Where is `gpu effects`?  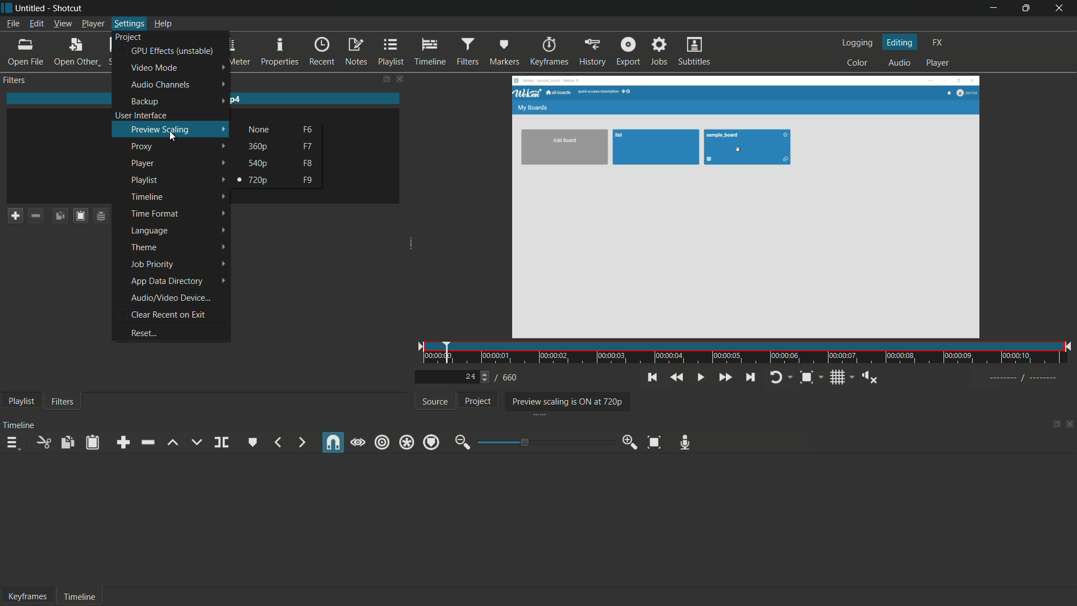 gpu effects is located at coordinates (172, 51).